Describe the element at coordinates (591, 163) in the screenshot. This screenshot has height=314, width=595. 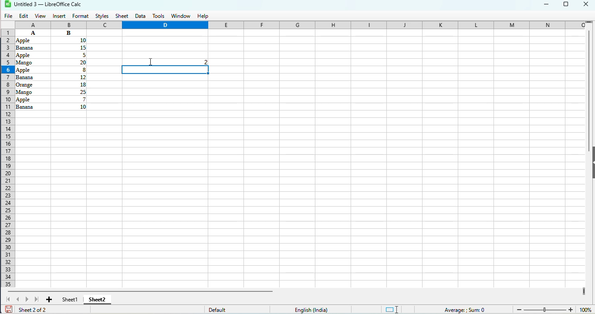
I see `show` at that location.